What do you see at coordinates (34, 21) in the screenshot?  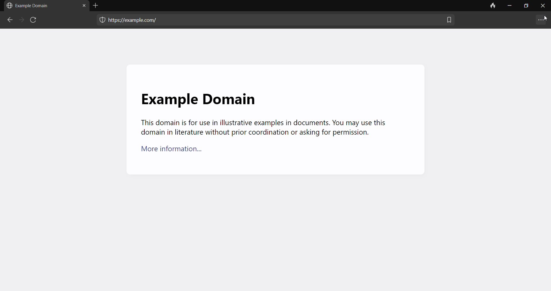 I see `reload` at bounding box center [34, 21].